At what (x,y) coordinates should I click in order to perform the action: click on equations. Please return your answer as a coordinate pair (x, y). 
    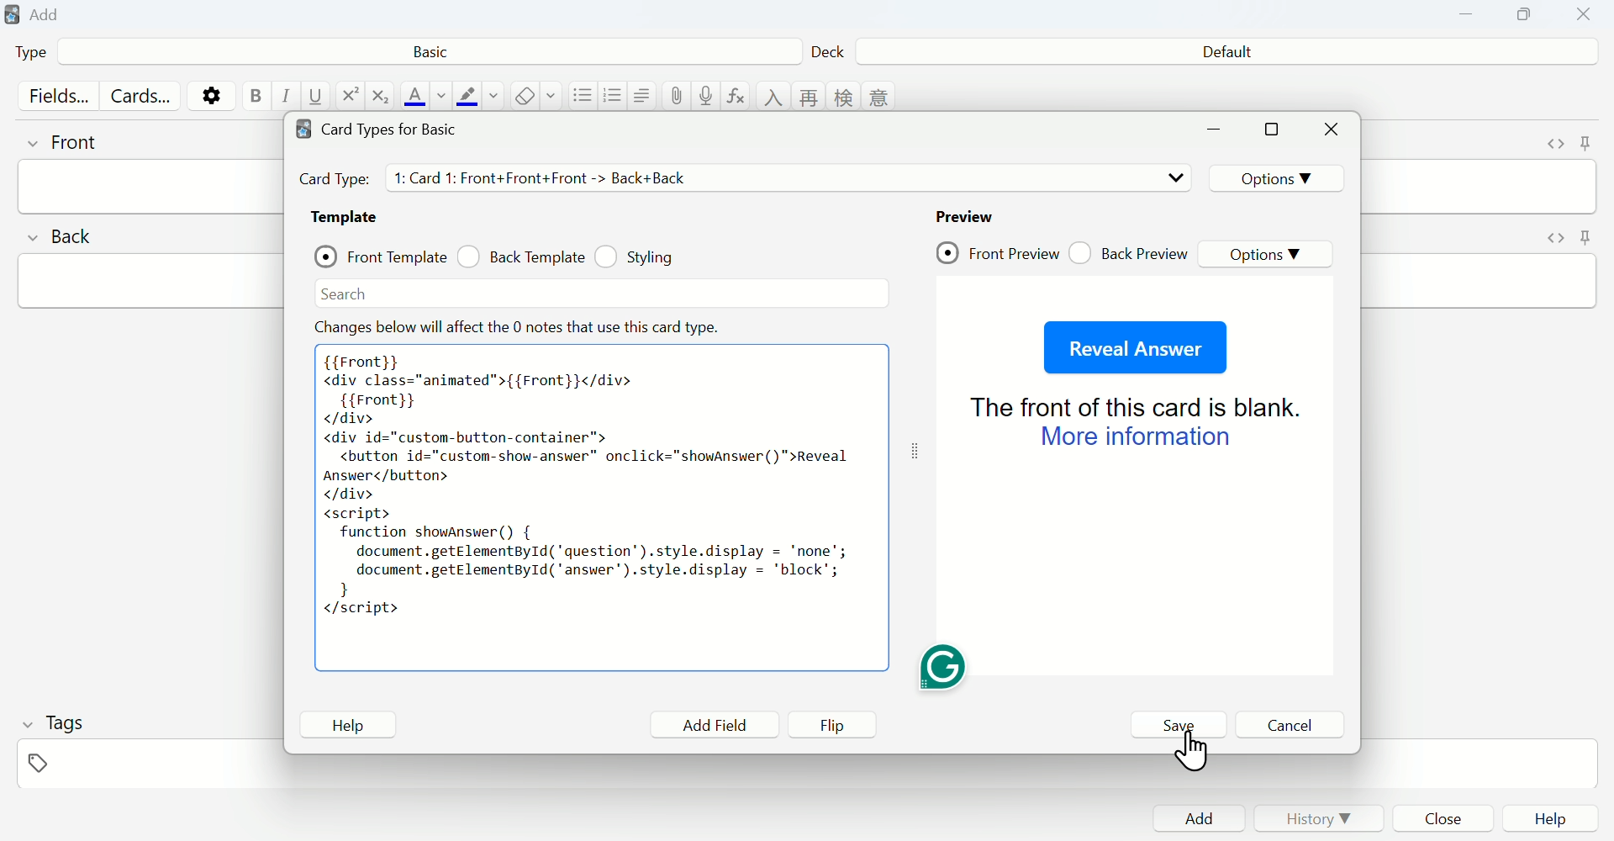
    Looking at the image, I should click on (736, 96).